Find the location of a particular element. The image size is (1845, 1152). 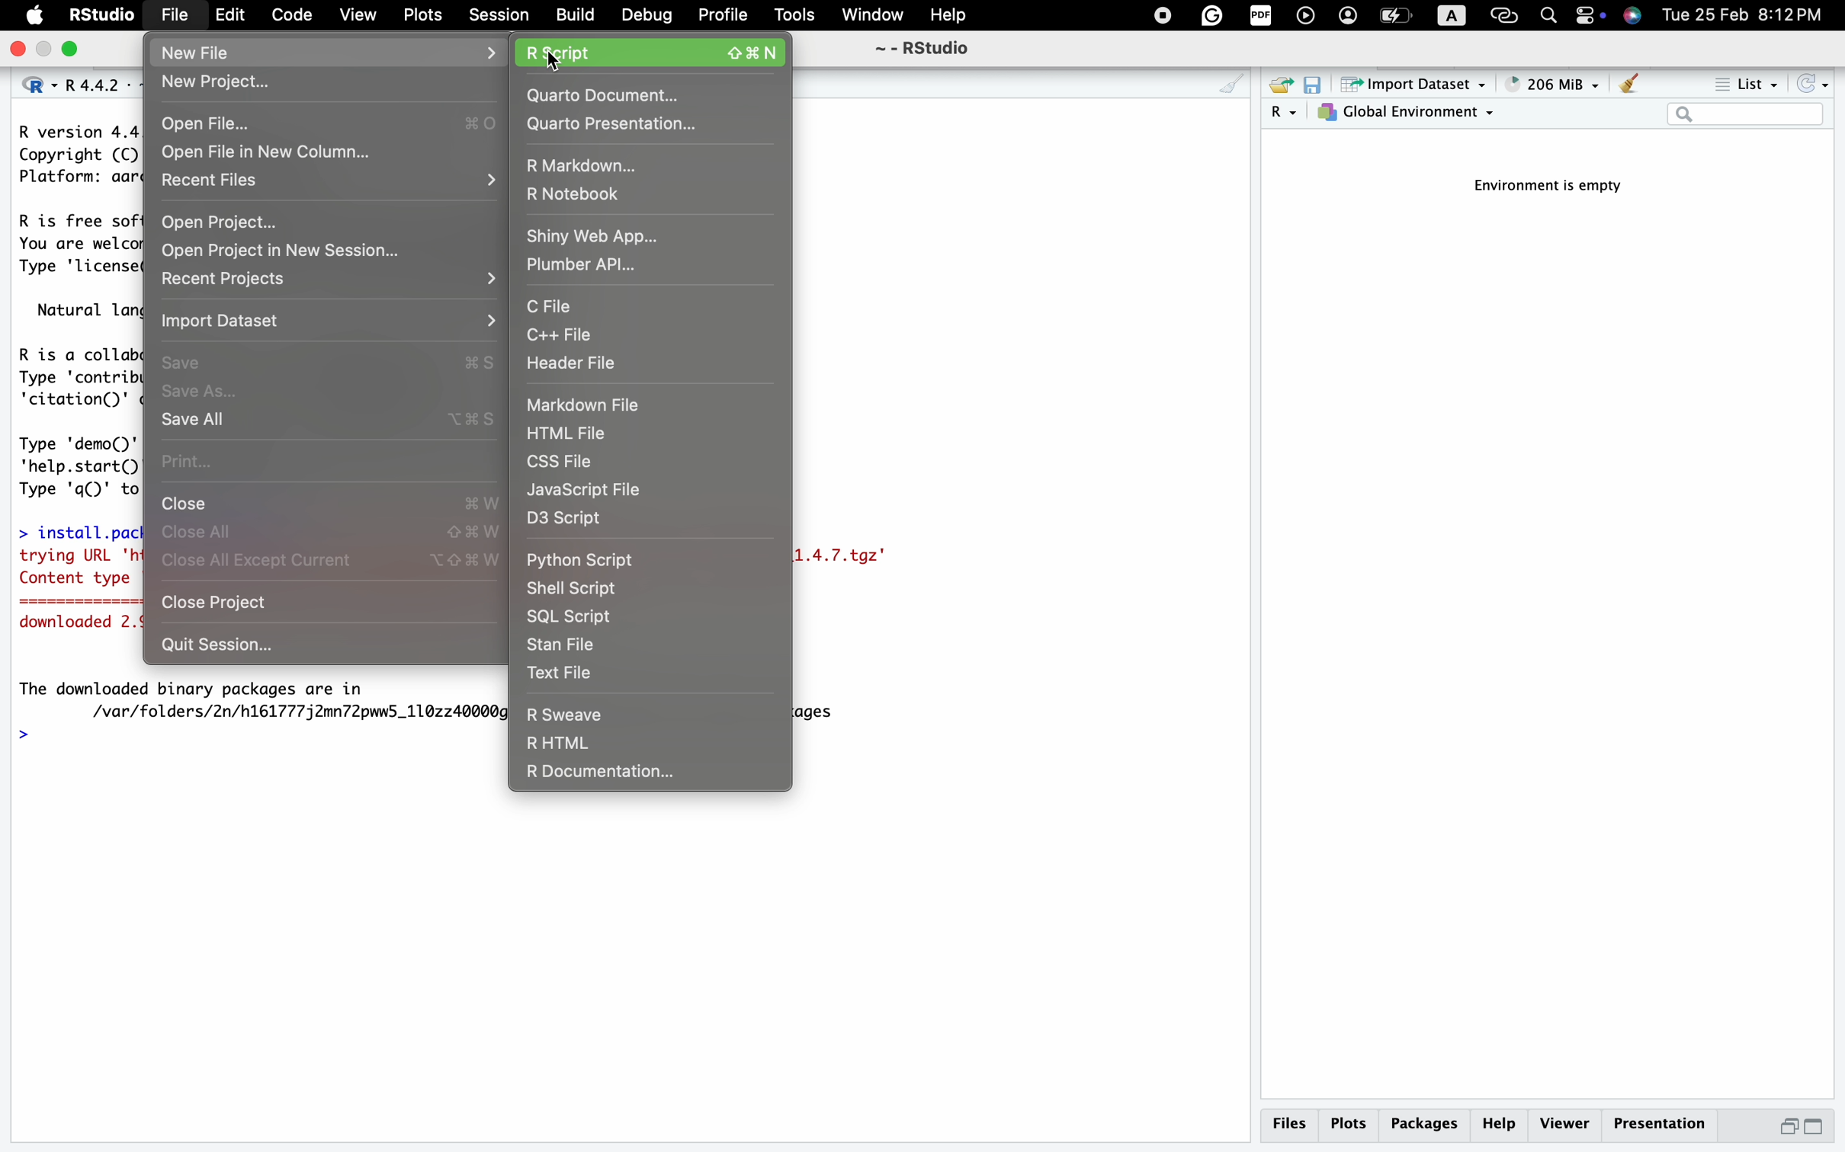

code is located at coordinates (290, 16).